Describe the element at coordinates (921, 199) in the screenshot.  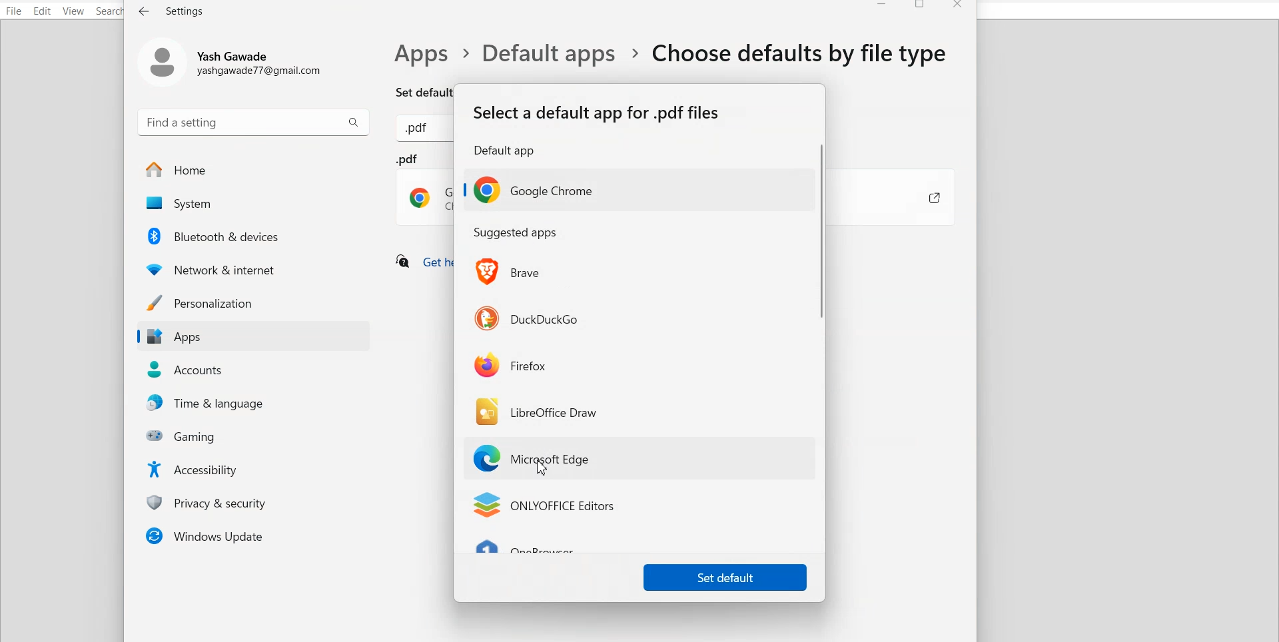
I see `Share` at that location.